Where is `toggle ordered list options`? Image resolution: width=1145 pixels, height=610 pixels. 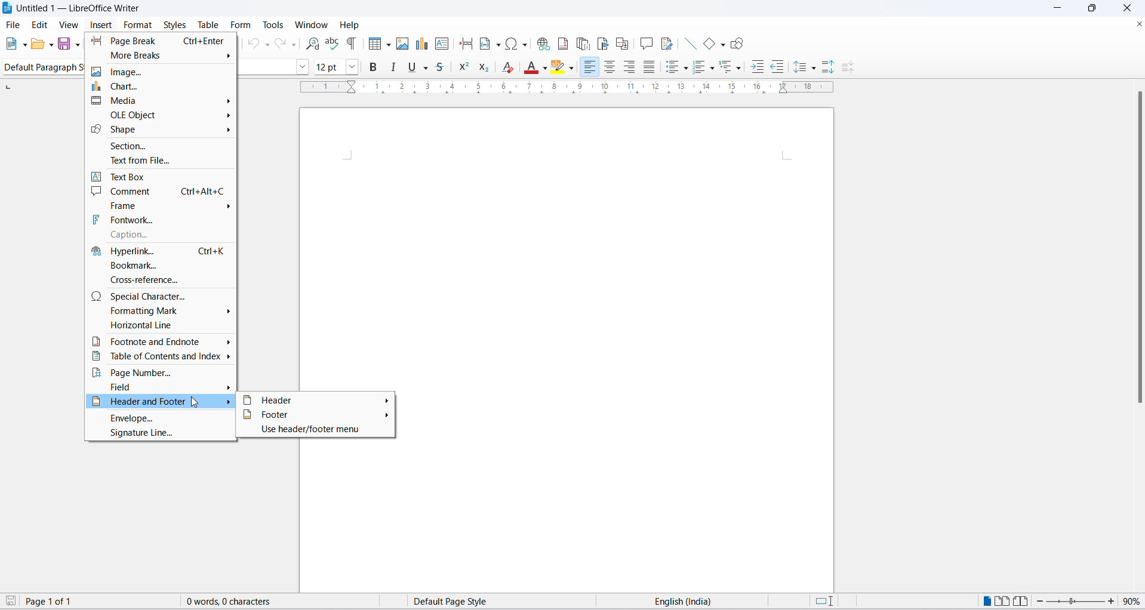 toggle ordered list options is located at coordinates (699, 68).